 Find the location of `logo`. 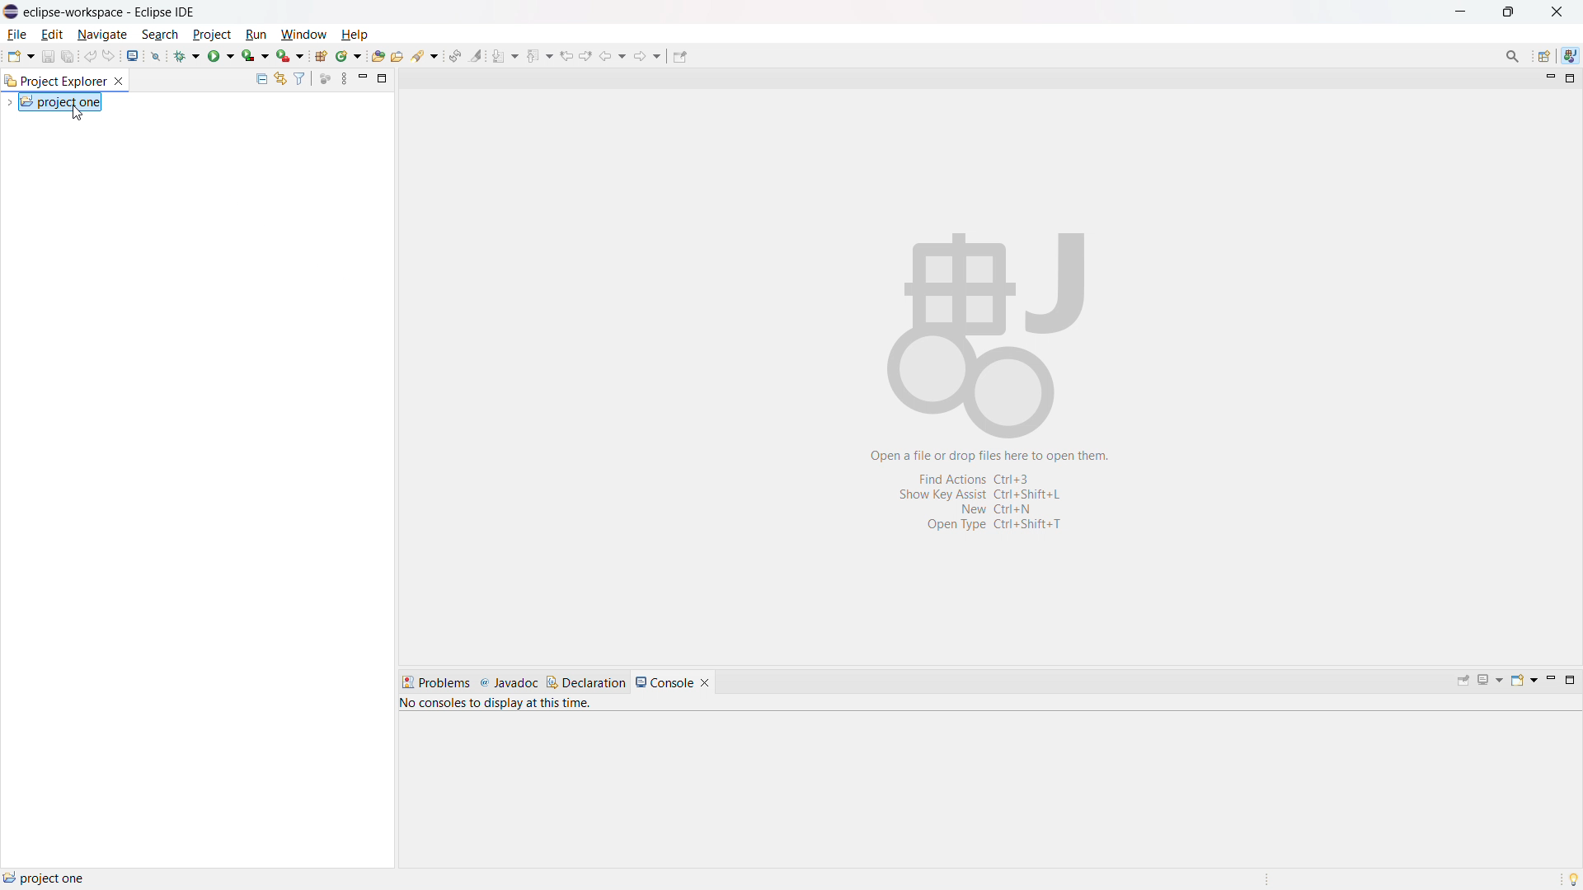

logo is located at coordinates (12, 12).